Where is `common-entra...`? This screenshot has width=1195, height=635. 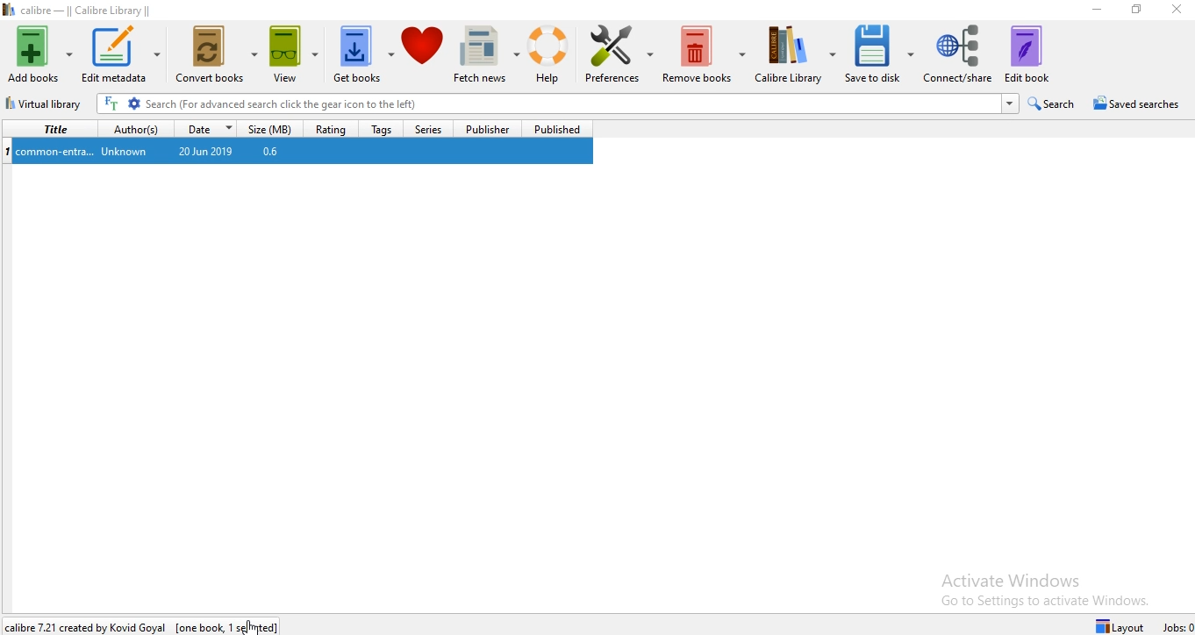
common-entra... is located at coordinates (57, 151).